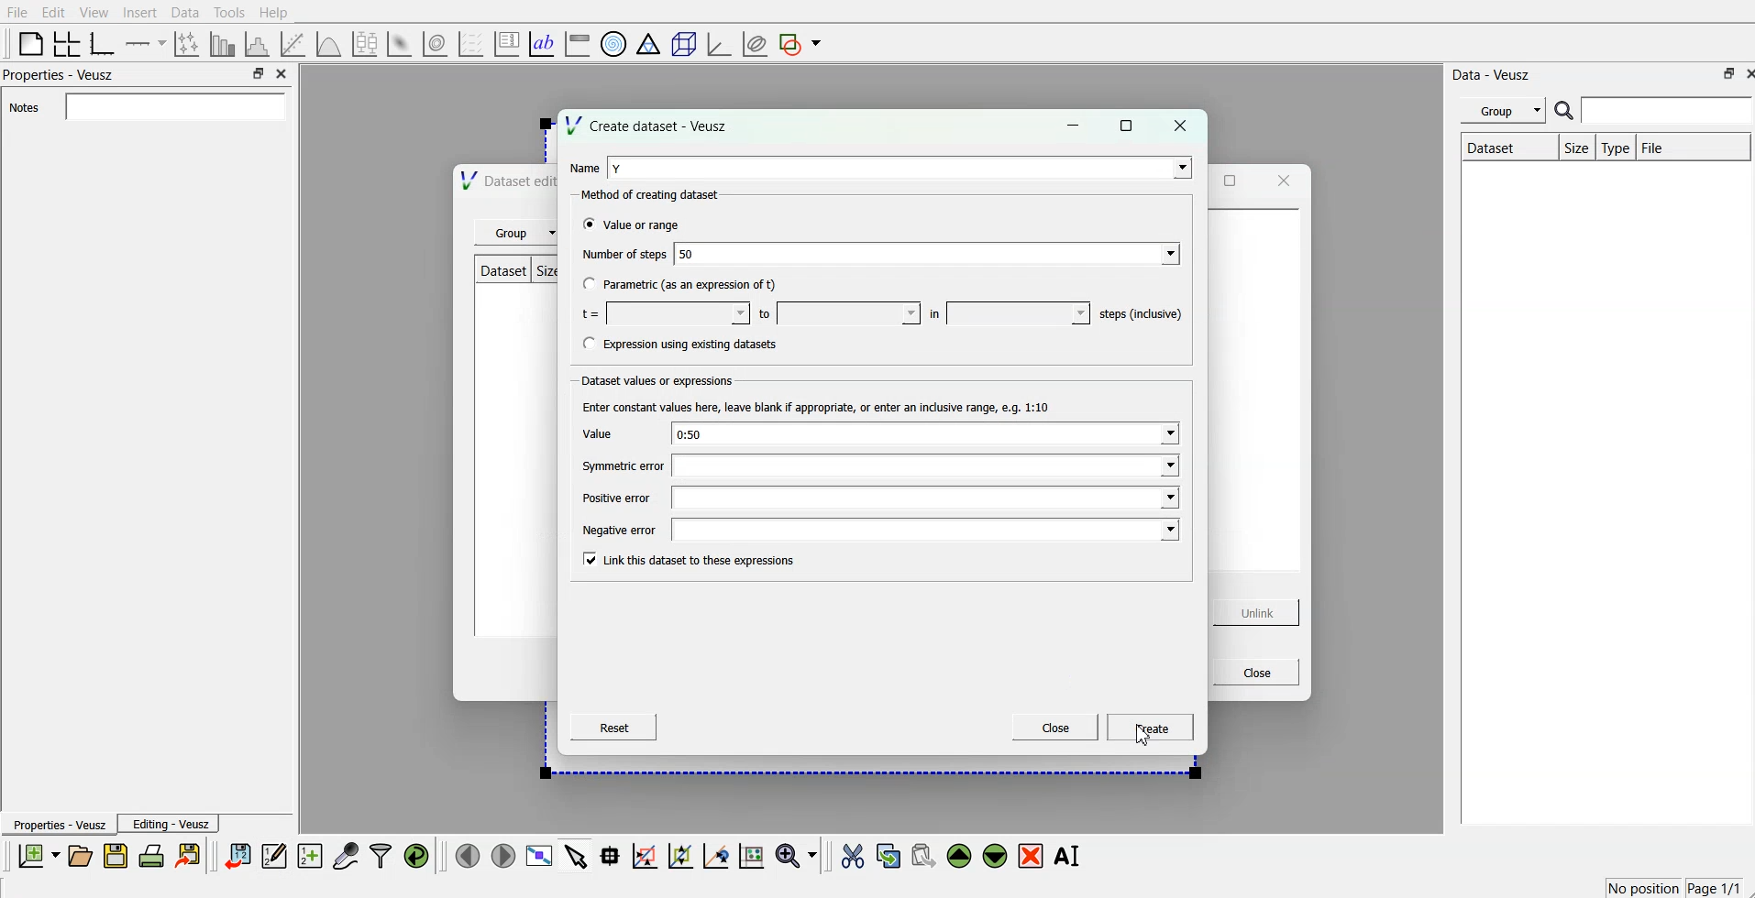 This screenshot has width=1755, height=898. What do you see at coordinates (622, 256) in the screenshot?
I see `Number of steps` at bounding box center [622, 256].